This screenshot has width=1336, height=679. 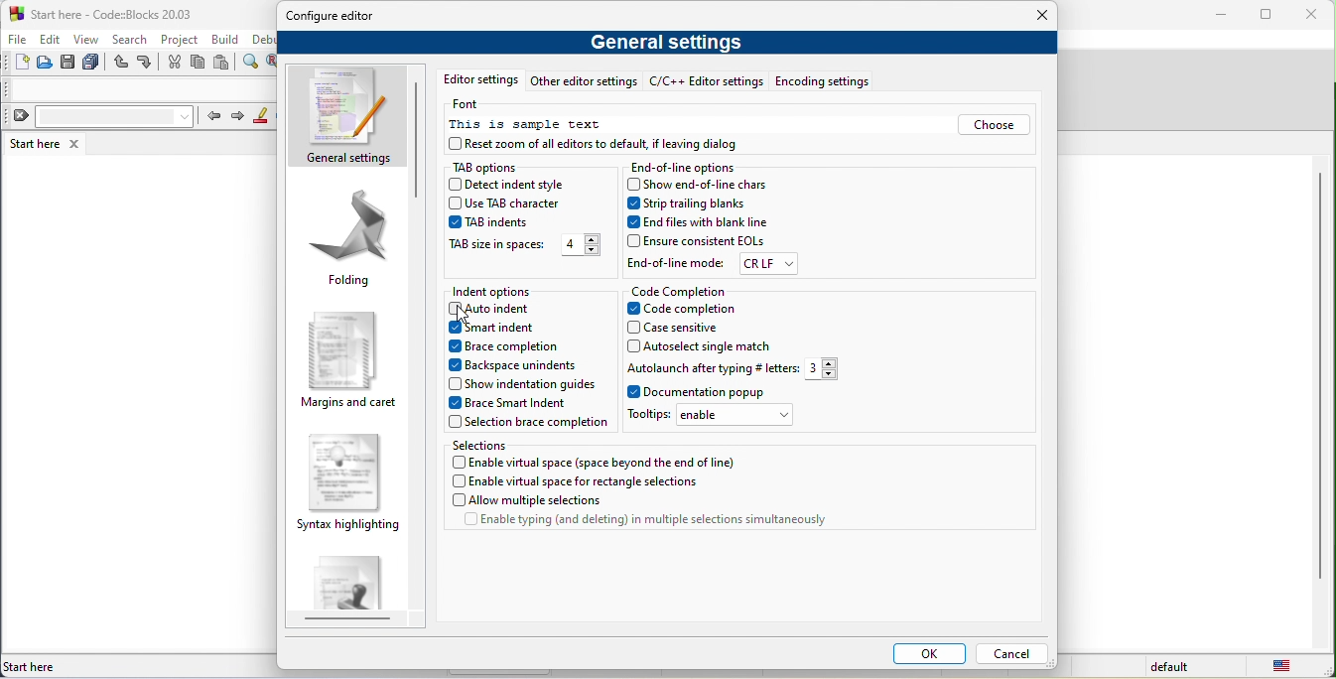 What do you see at coordinates (274, 67) in the screenshot?
I see `replace` at bounding box center [274, 67].